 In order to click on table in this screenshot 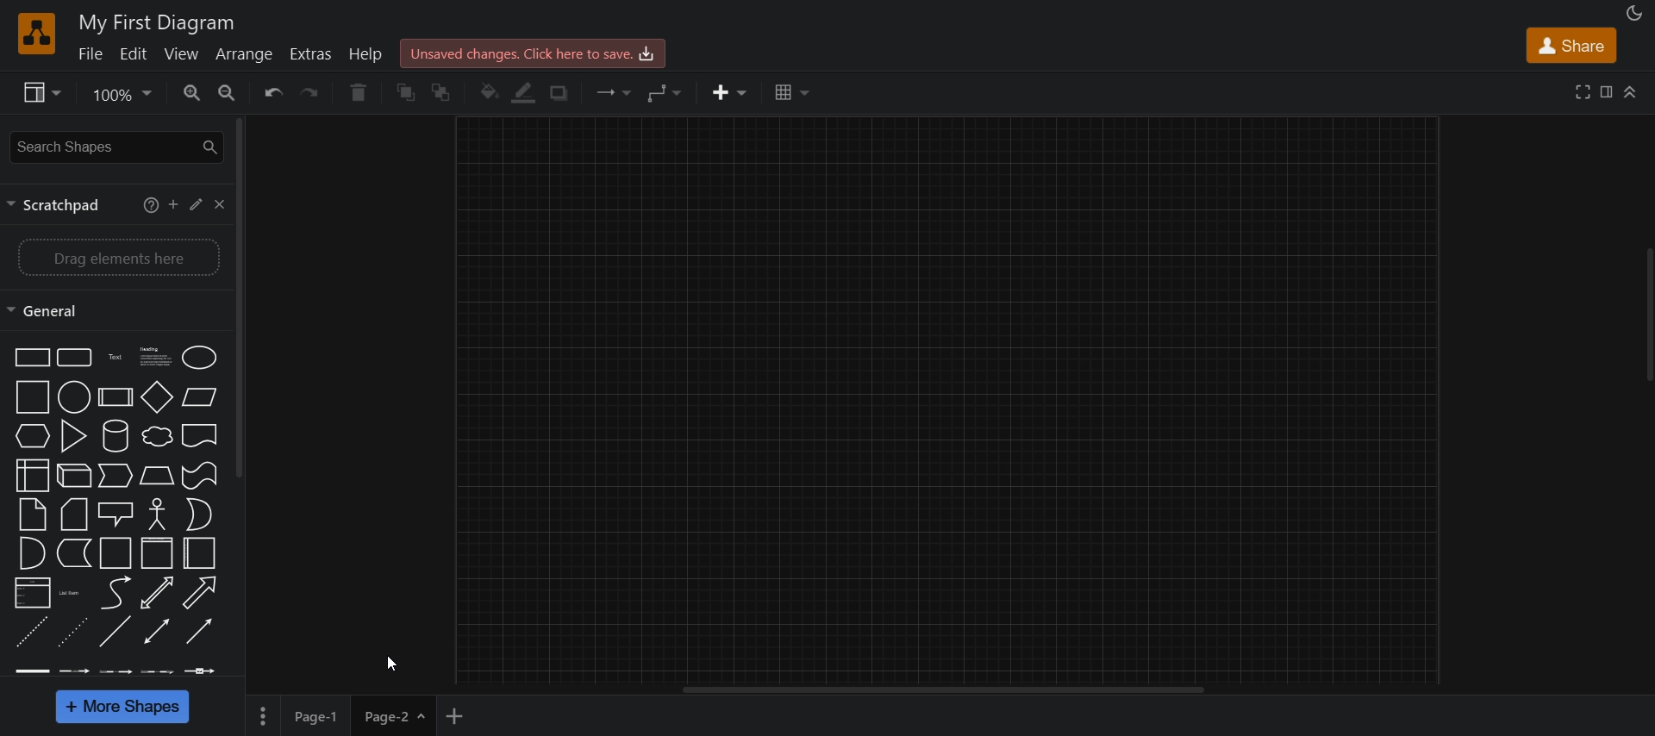, I will do `click(792, 94)`.